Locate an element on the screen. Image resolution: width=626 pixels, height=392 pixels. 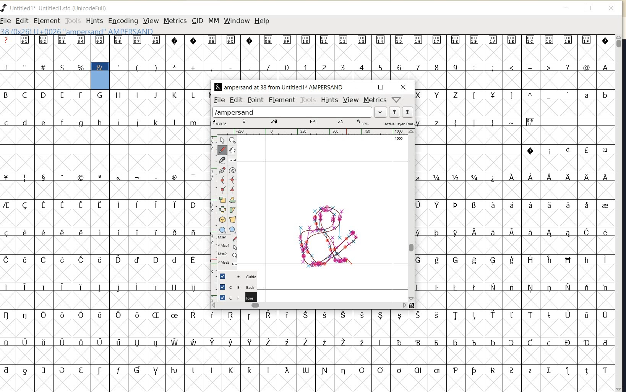
minimize is located at coordinates (565, 8).